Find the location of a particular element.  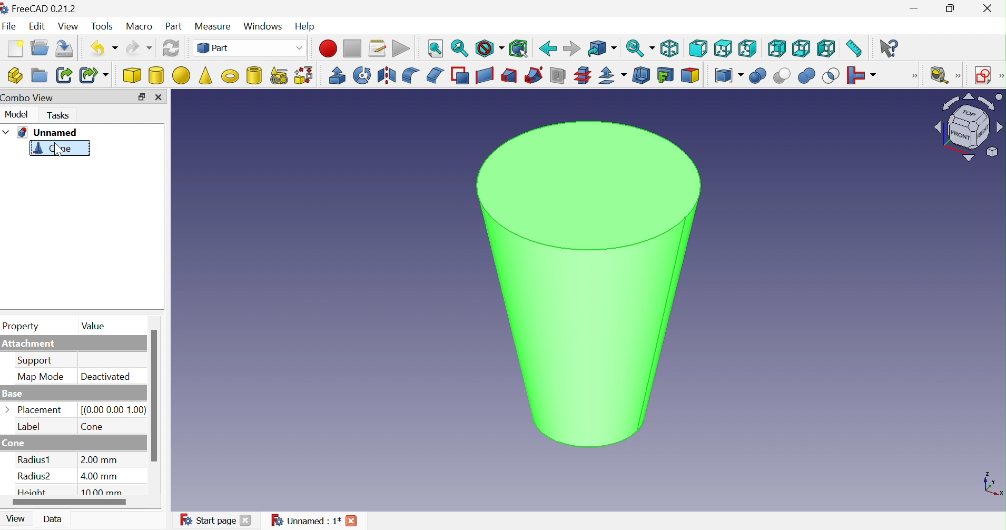

Bottom is located at coordinates (801, 49).